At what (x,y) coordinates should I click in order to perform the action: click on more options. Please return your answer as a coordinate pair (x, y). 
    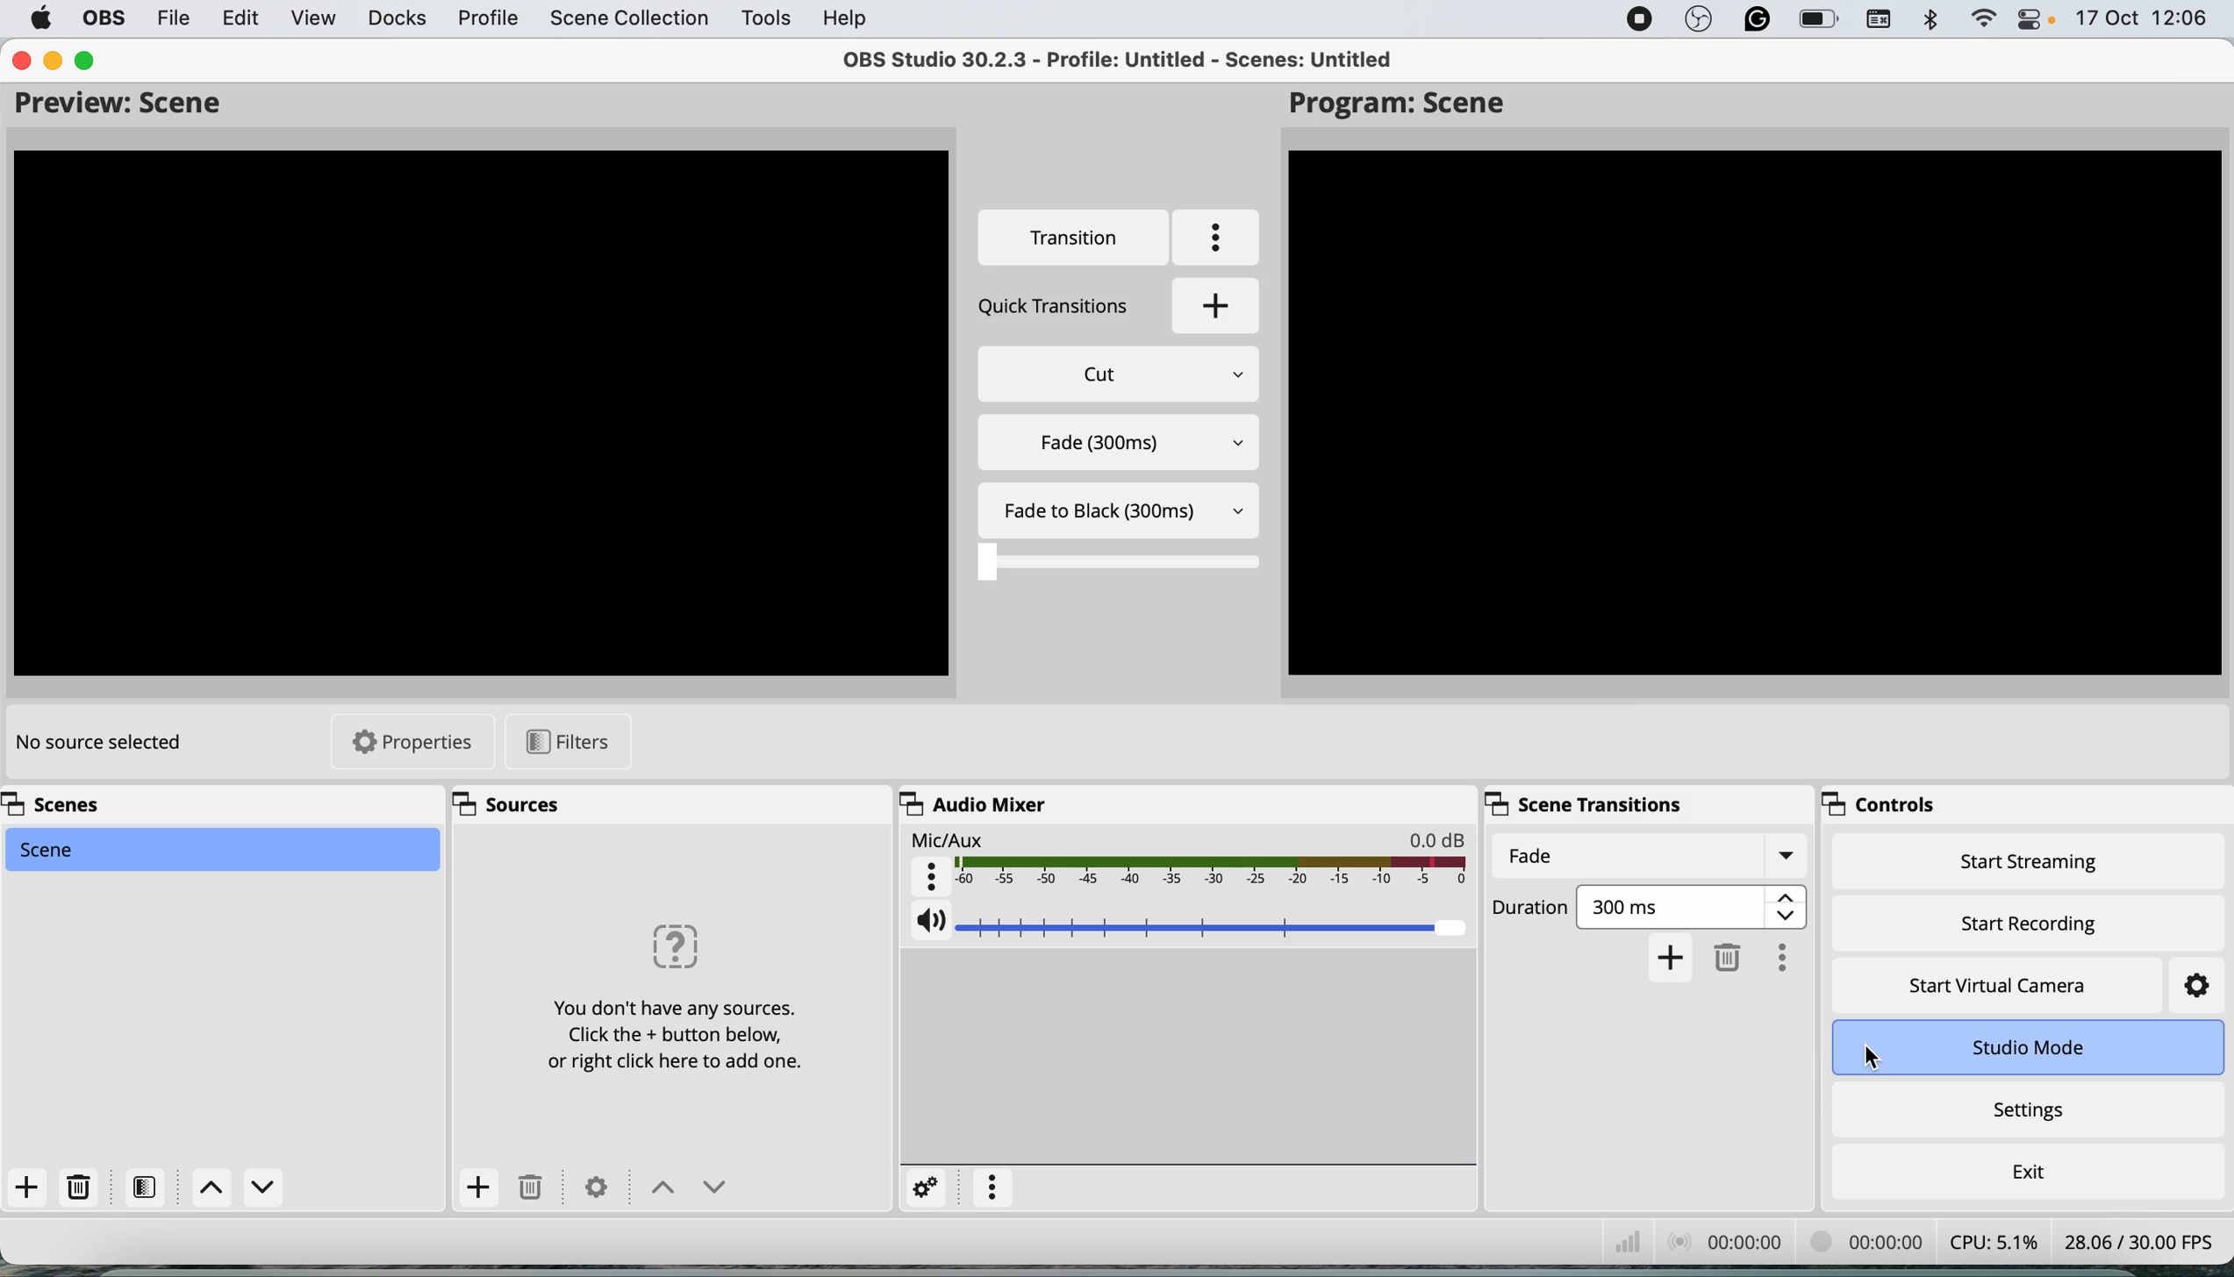
    Looking at the image, I should click on (1220, 237).